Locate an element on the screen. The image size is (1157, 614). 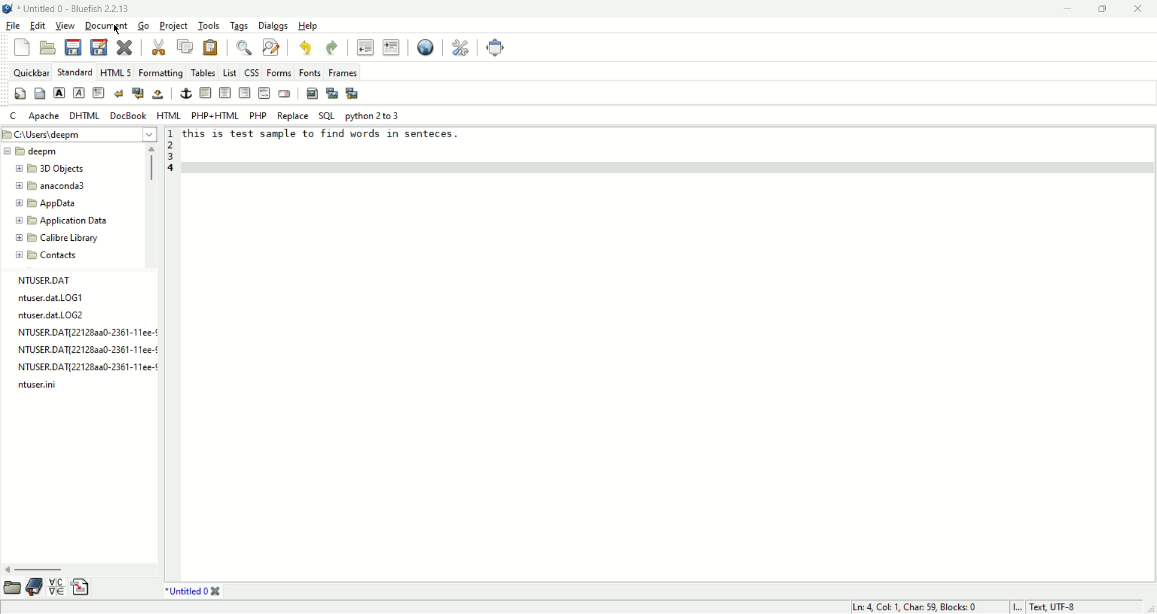
DocBook is located at coordinates (129, 116).